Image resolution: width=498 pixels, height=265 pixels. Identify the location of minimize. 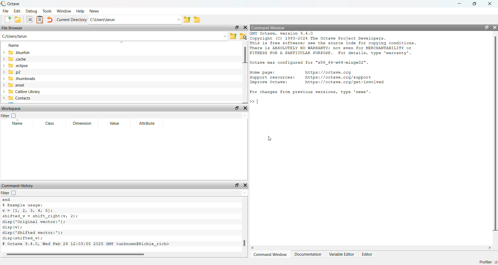
(460, 3).